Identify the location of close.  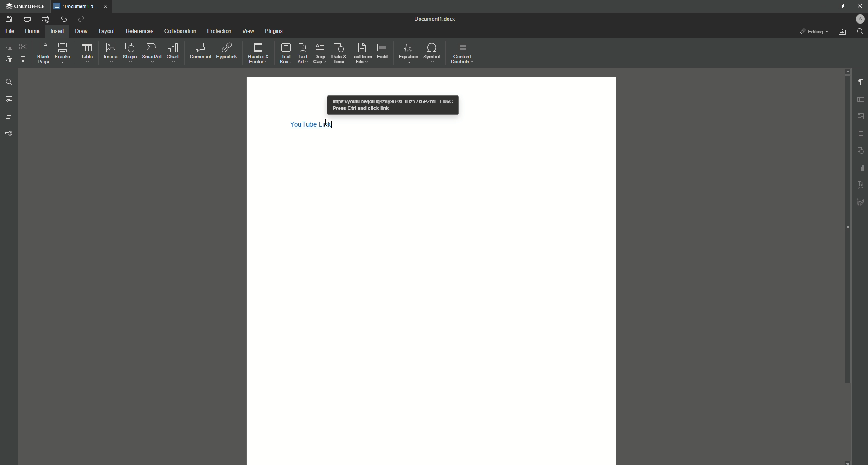
(106, 6).